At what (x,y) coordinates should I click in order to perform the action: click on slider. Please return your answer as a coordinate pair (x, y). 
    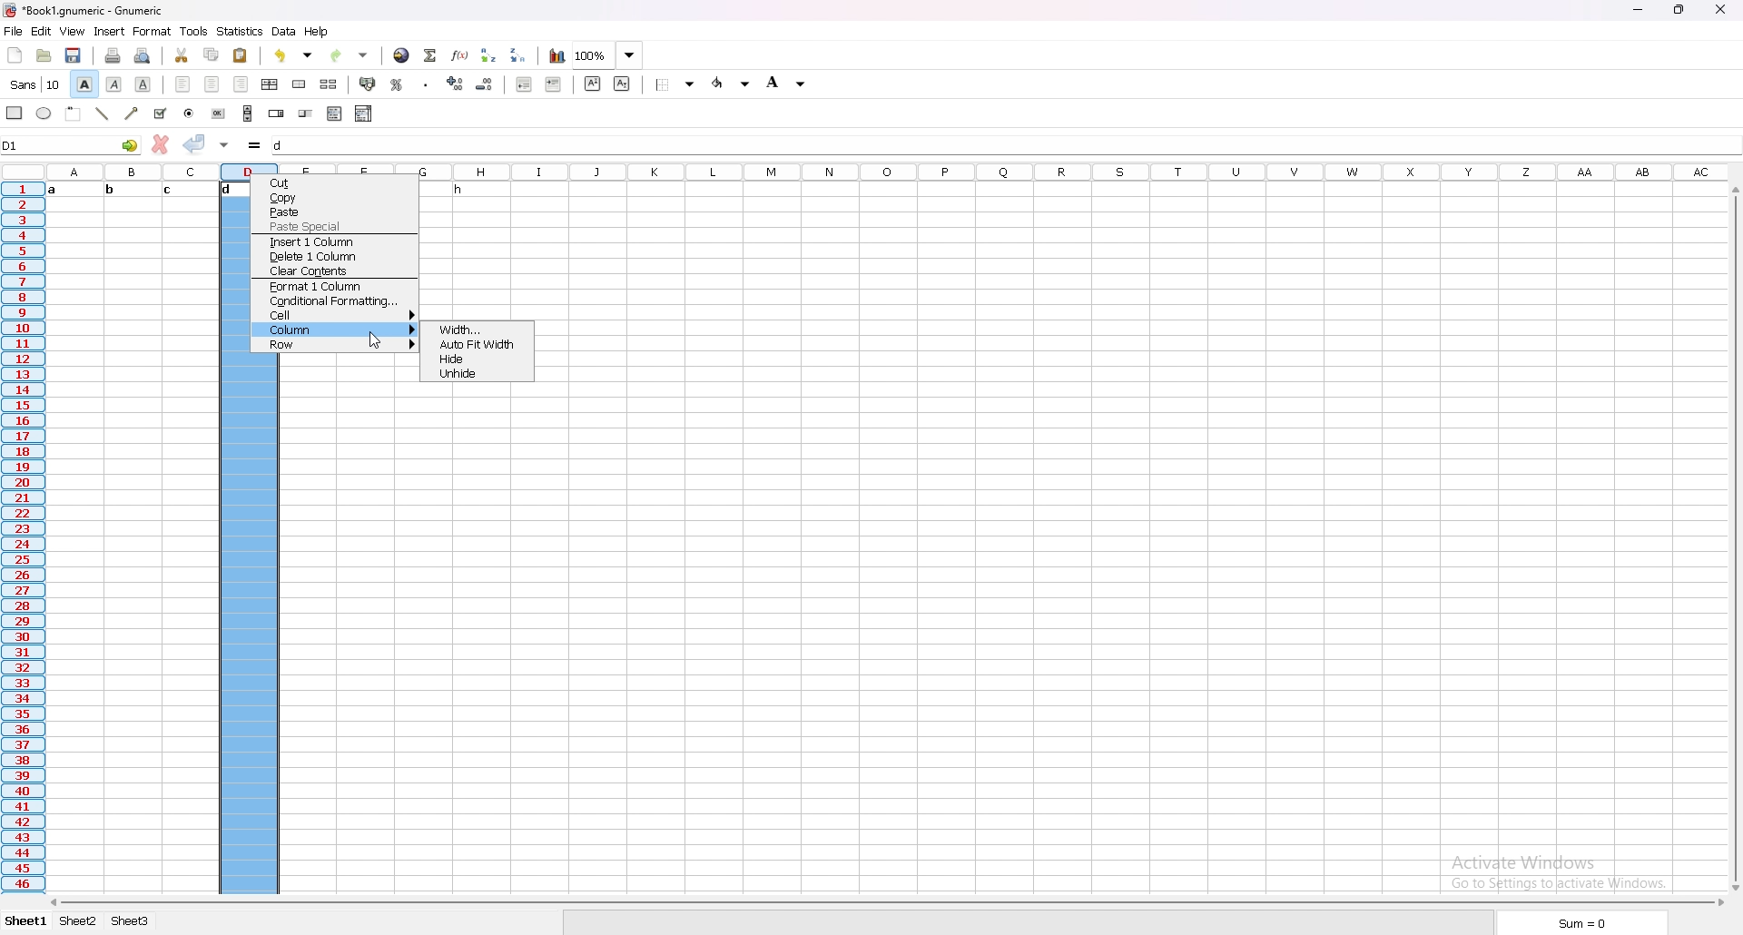
    Looking at the image, I should click on (307, 114).